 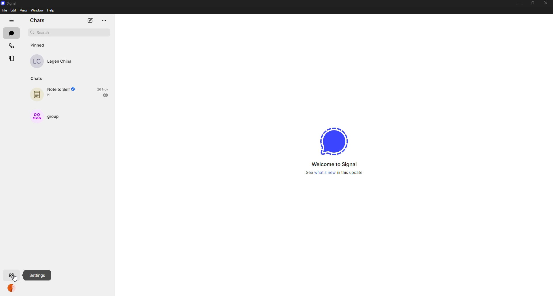 What do you see at coordinates (104, 21) in the screenshot?
I see `more` at bounding box center [104, 21].